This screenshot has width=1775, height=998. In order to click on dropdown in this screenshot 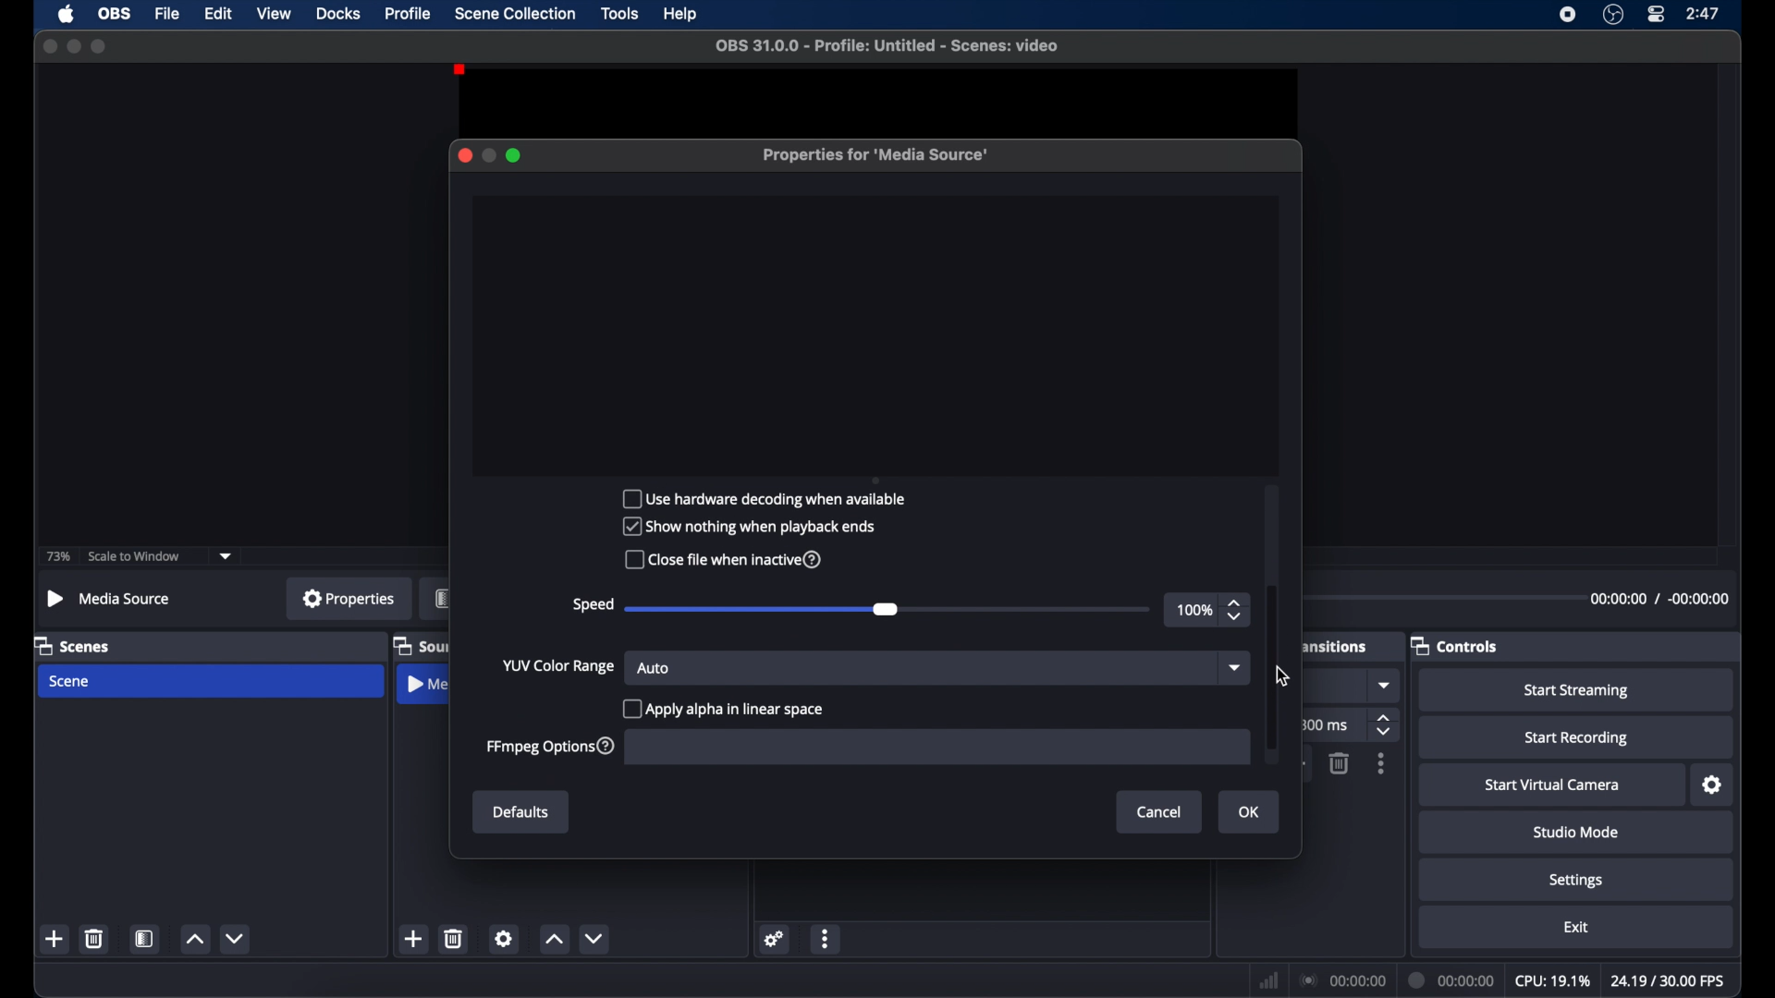, I will do `click(1235, 666)`.